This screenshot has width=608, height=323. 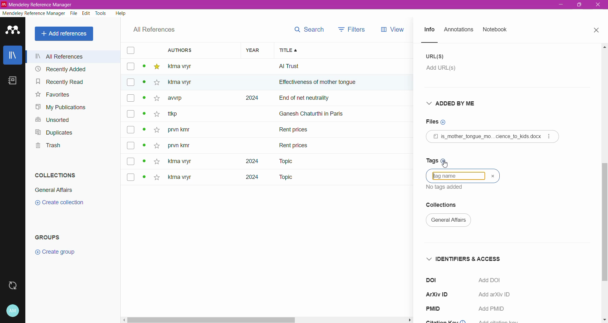 I want to click on prvn kity, so click(x=179, y=146).